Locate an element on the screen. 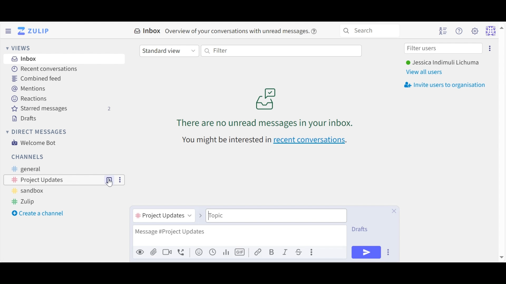 The image size is (506, 284). Add voice call is located at coordinates (182, 252).